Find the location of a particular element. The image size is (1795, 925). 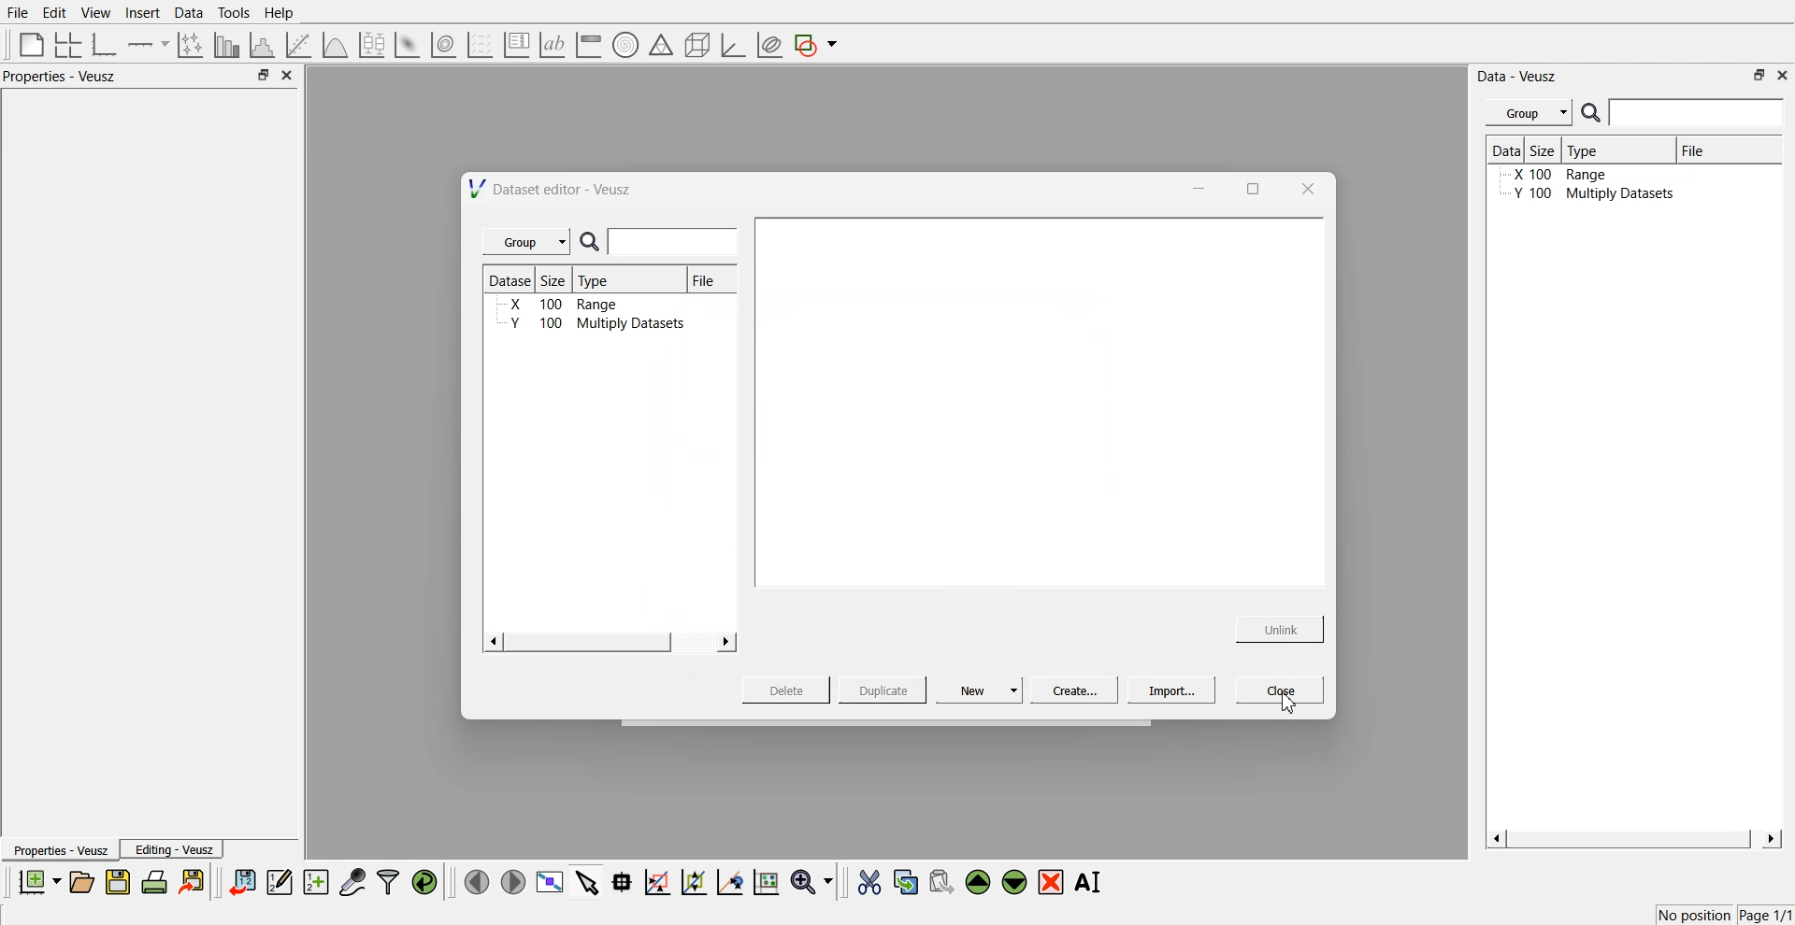

Edit is located at coordinates (55, 12).